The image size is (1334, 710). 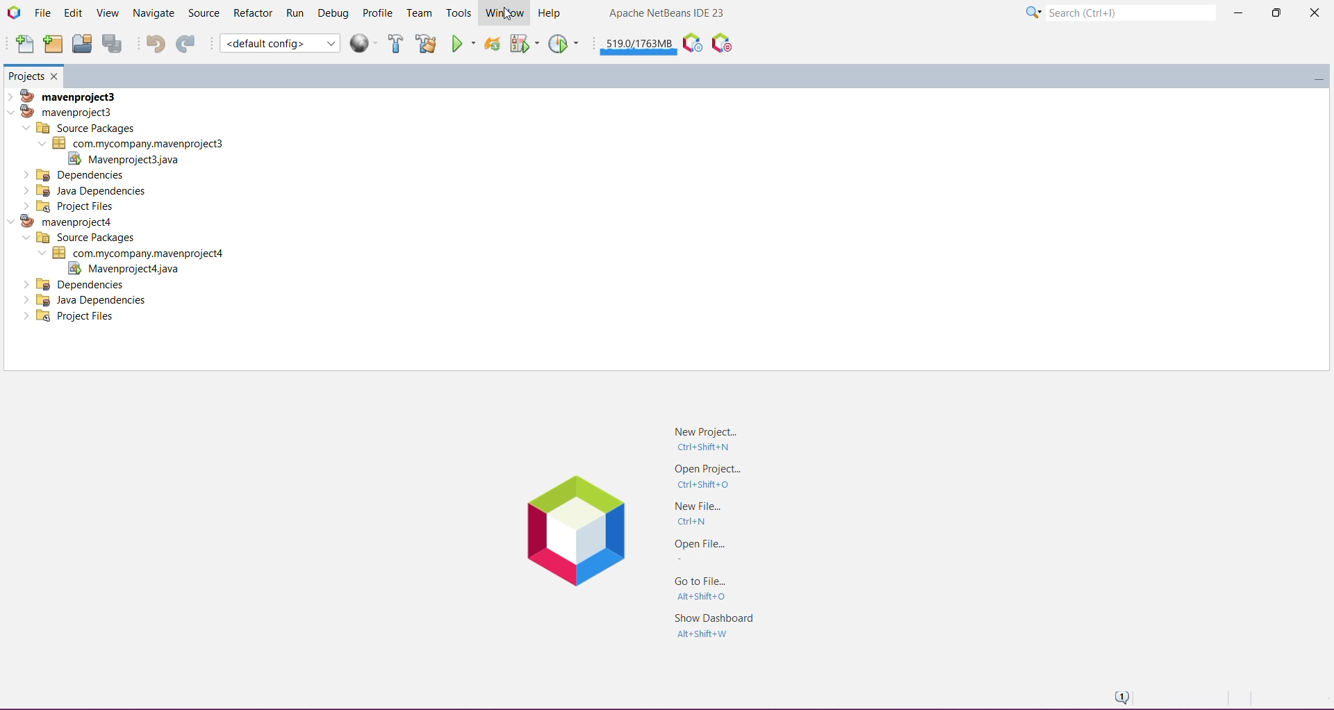 What do you see at coordinates (13, 13) in the screenshot?
I see `Application Logo` at bounding box center [13, 13].